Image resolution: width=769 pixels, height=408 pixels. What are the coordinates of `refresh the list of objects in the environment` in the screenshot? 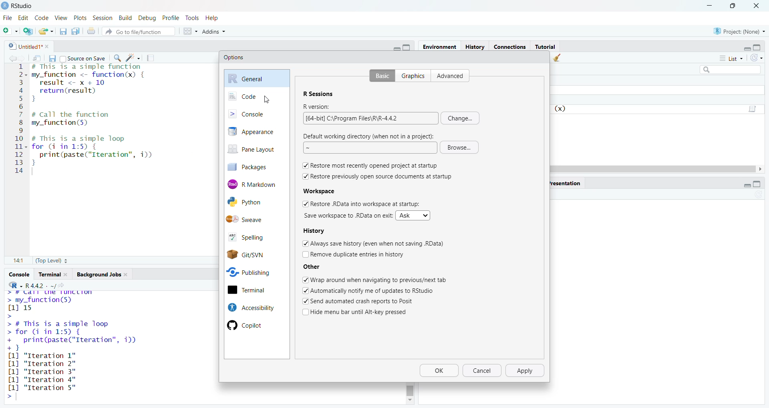 It's located at (760, 59).